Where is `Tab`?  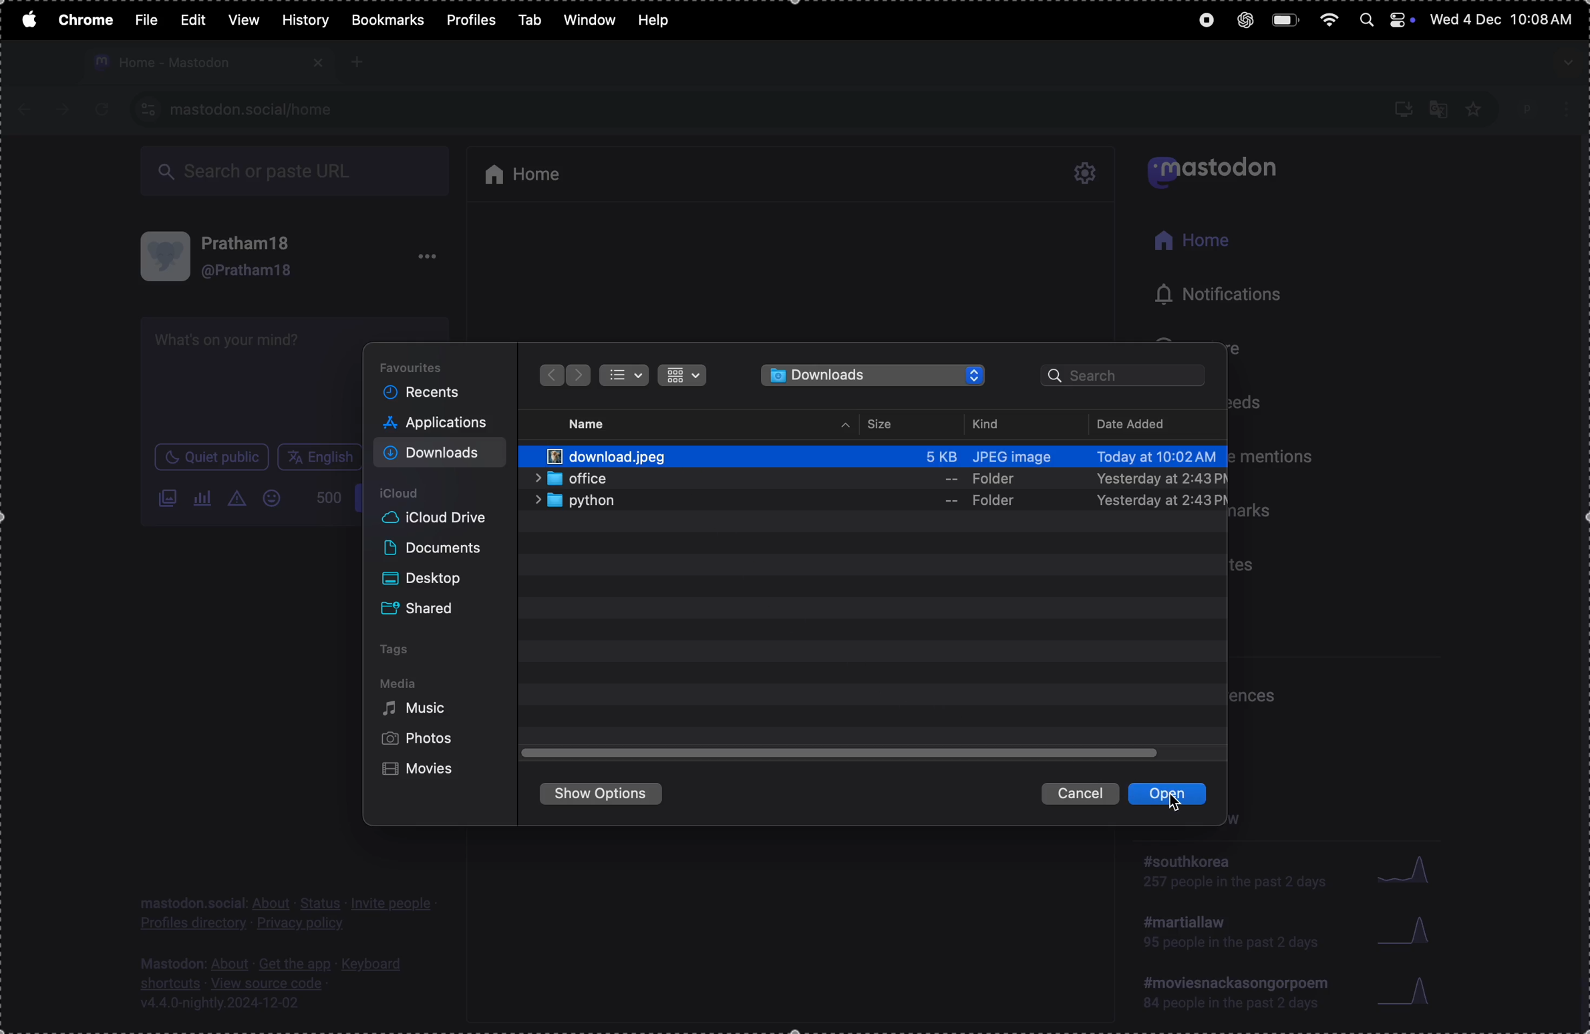
Tab is located at coordinates (529, 18).